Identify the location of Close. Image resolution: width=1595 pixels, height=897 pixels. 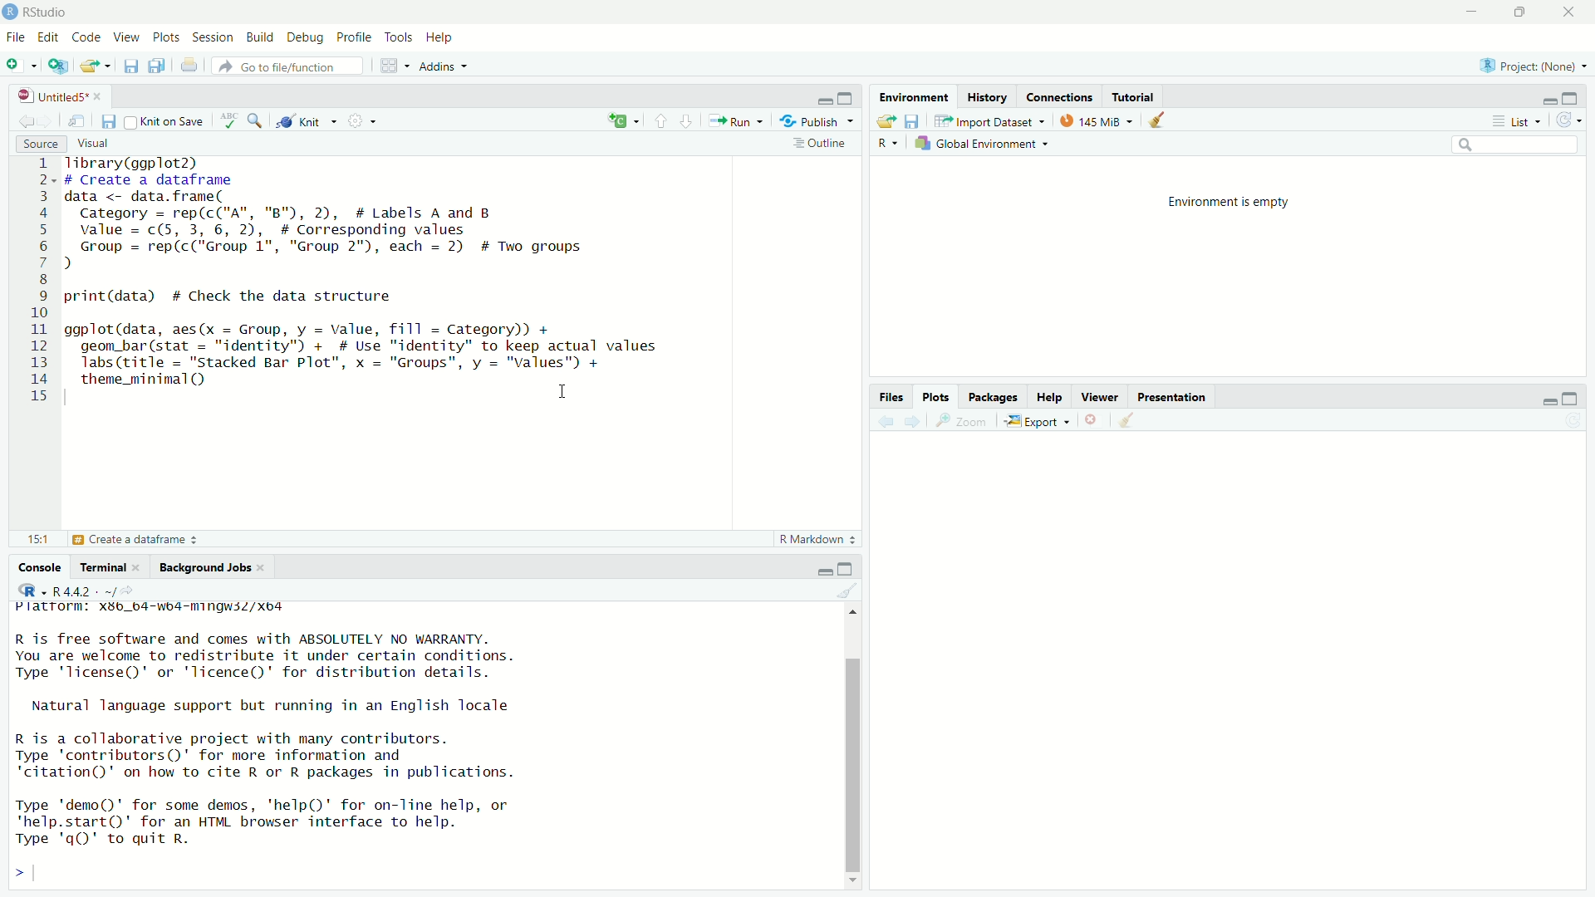
(1572, 13).